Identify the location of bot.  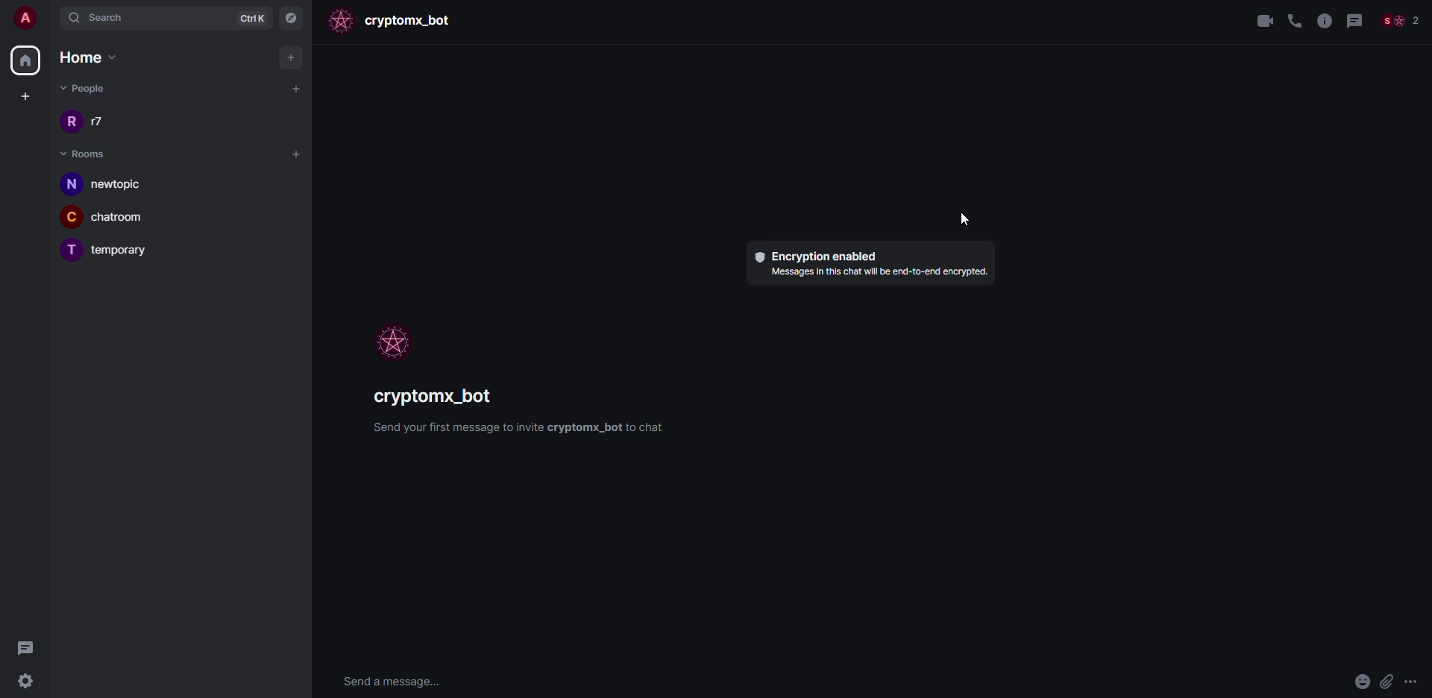
(434, 396).